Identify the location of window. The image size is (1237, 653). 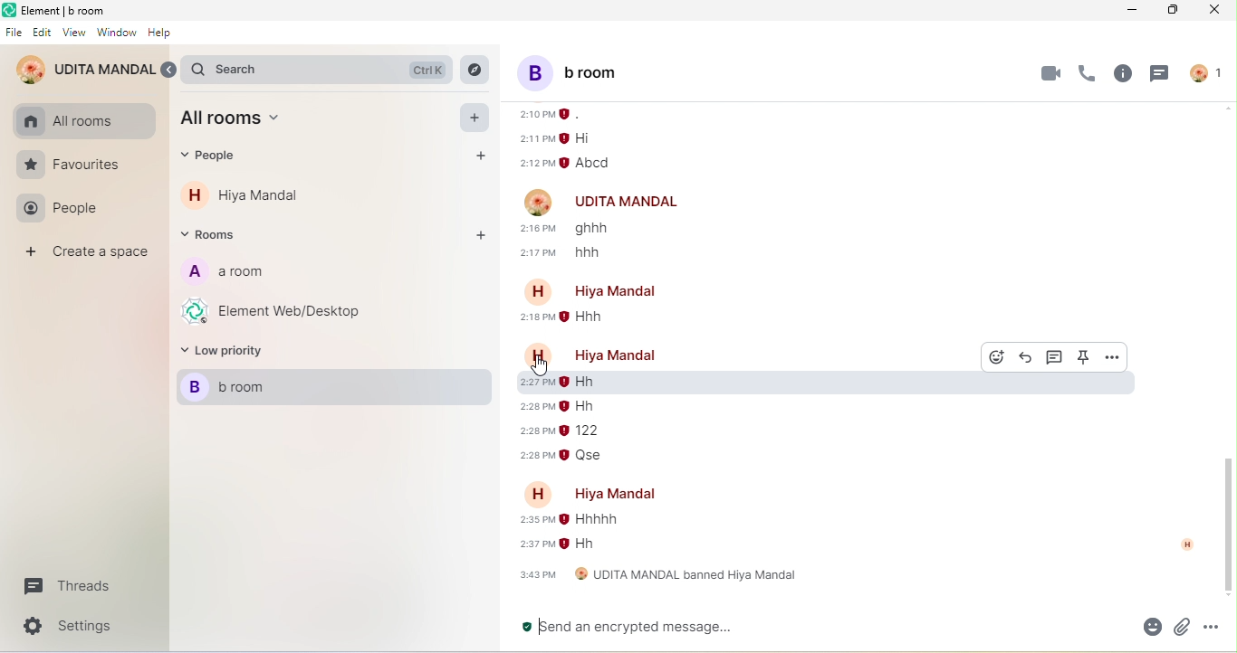
(118, 34).